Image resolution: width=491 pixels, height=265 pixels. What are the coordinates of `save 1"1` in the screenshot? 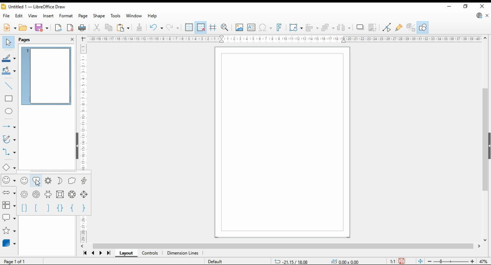 It's located at (396, 259).